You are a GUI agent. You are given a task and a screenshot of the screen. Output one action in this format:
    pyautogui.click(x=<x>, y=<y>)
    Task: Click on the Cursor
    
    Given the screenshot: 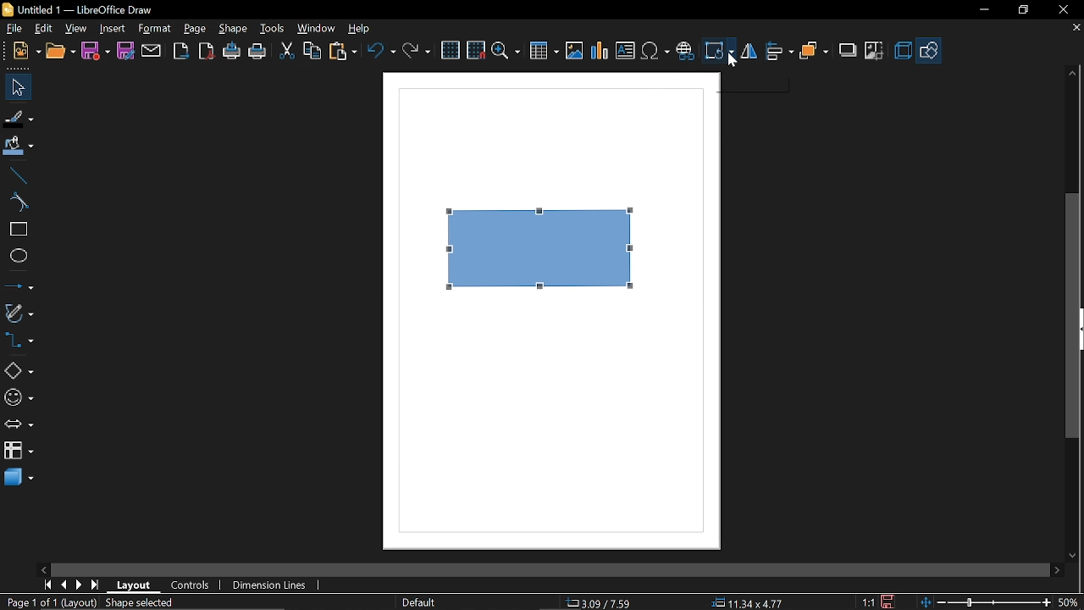 What is the action you would take?
    pyautogui.click(x=737, y=58)
    